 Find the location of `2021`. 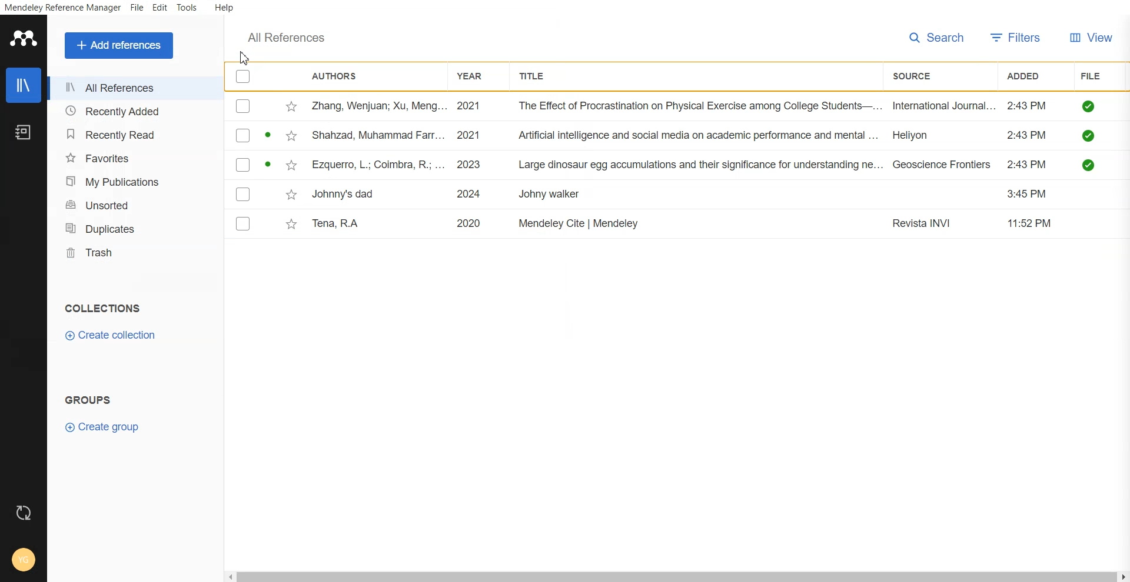

2021 is located at coordinates (470, 106).